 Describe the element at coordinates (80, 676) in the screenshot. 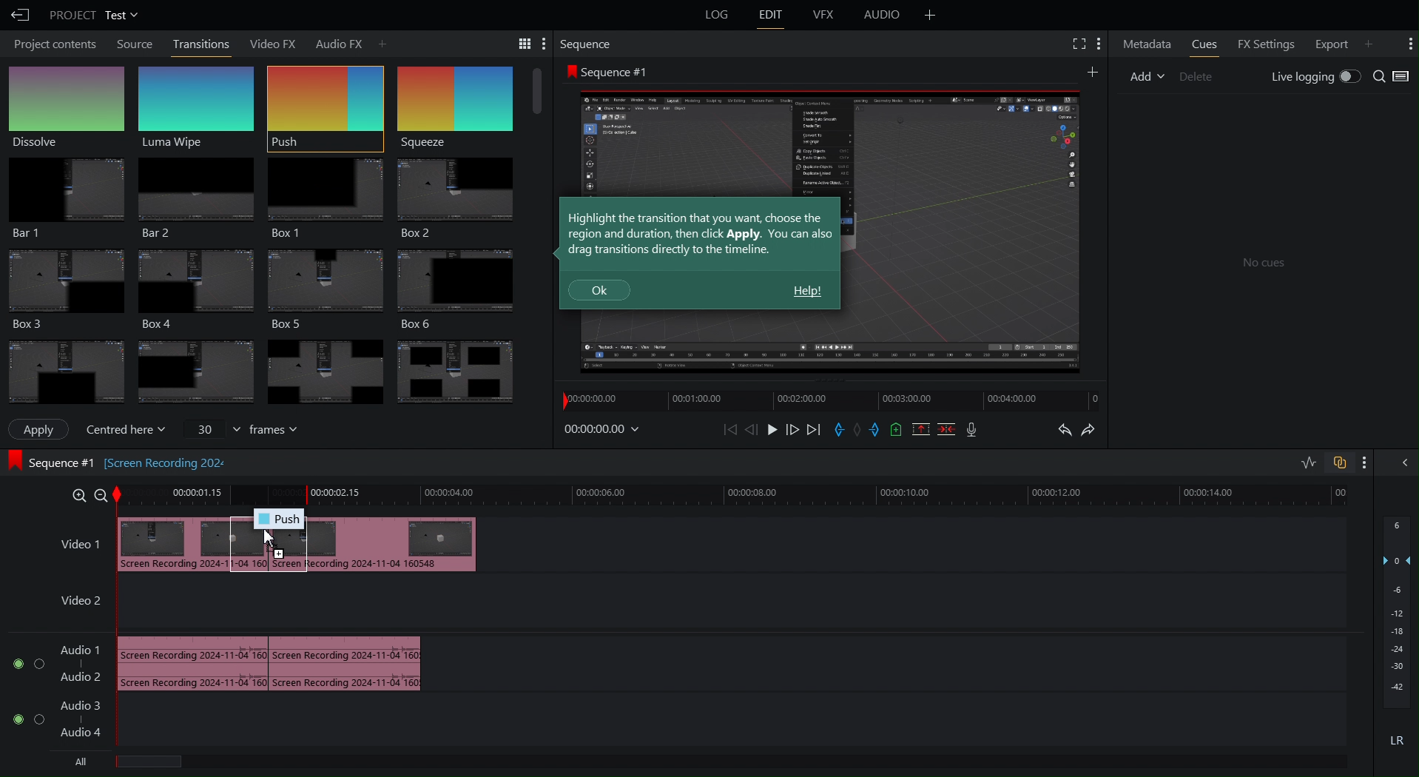

I see `Audio track 2` at that location.